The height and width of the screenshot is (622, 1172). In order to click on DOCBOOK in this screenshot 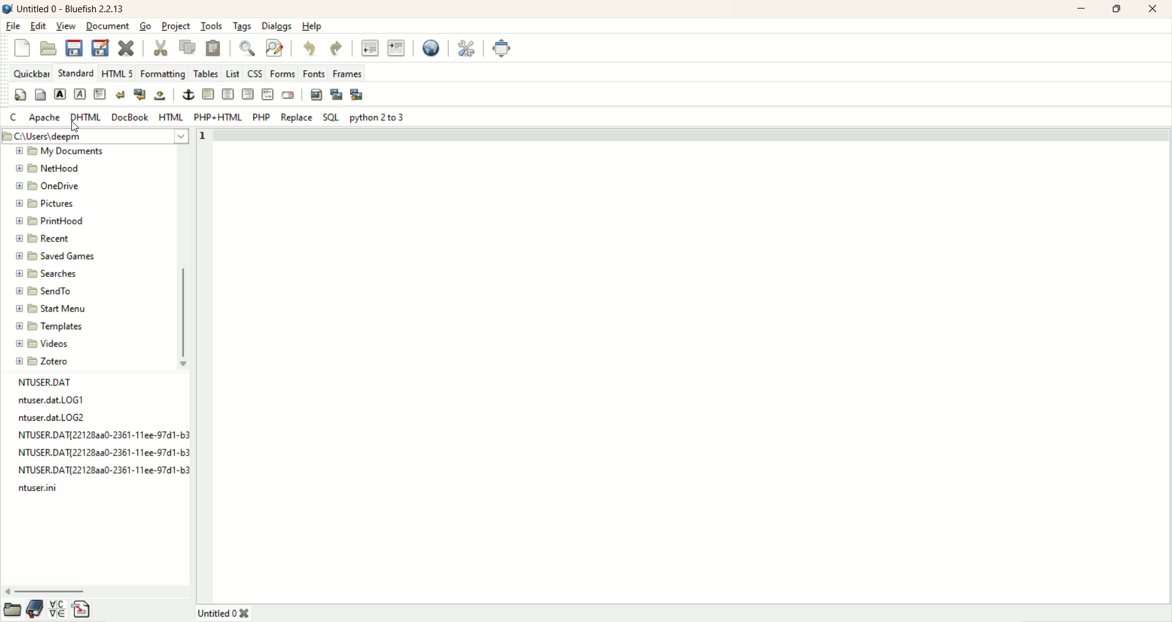, I will do `click(131, 119)`.